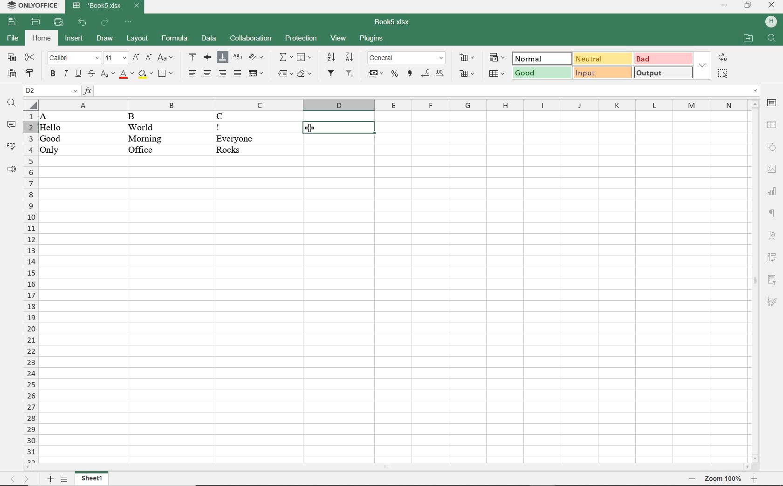 Image resolution: width=783 pixels, height=486 pixels. Describe the element at coordinates (104, 23) in the screenshot. I see `redo` at that location.